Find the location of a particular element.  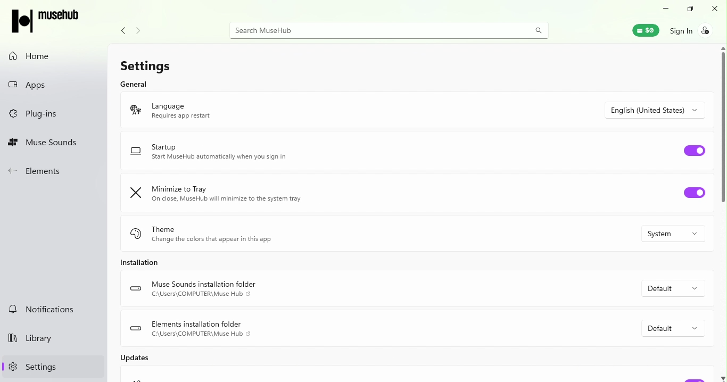

Drop down is located at coordinates (677, 287).